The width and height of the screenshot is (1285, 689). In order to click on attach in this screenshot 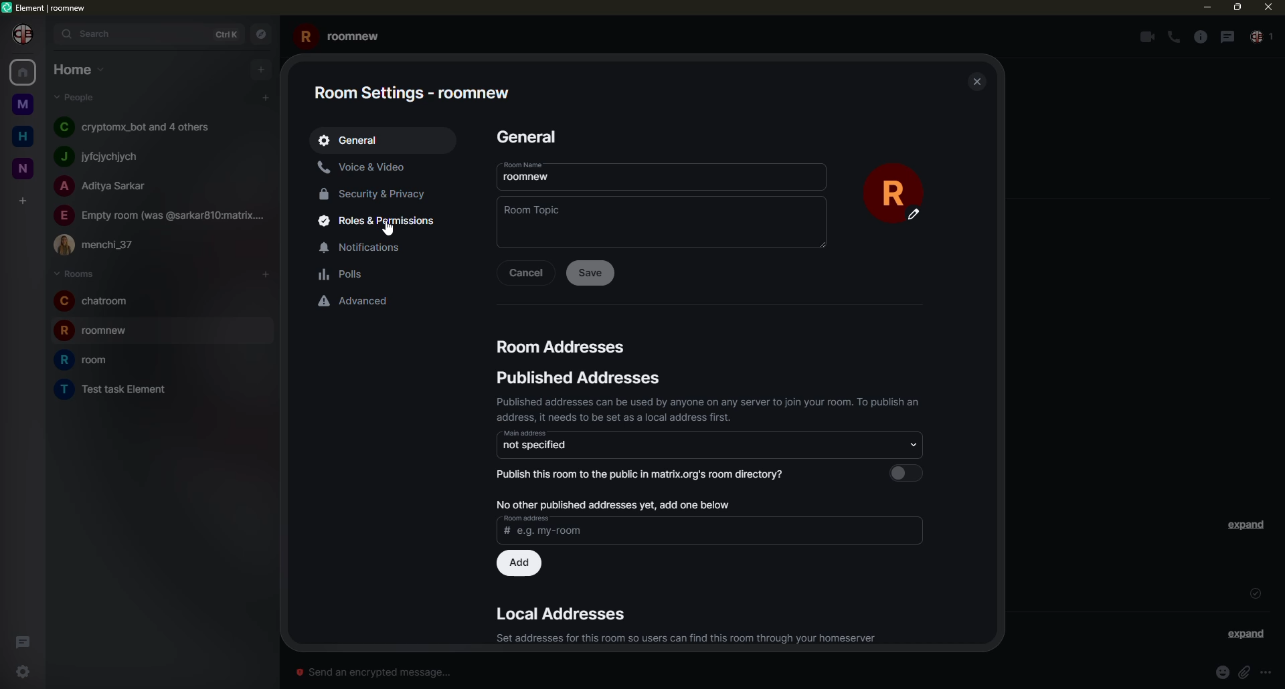, I will do `click(1247, 672)`.